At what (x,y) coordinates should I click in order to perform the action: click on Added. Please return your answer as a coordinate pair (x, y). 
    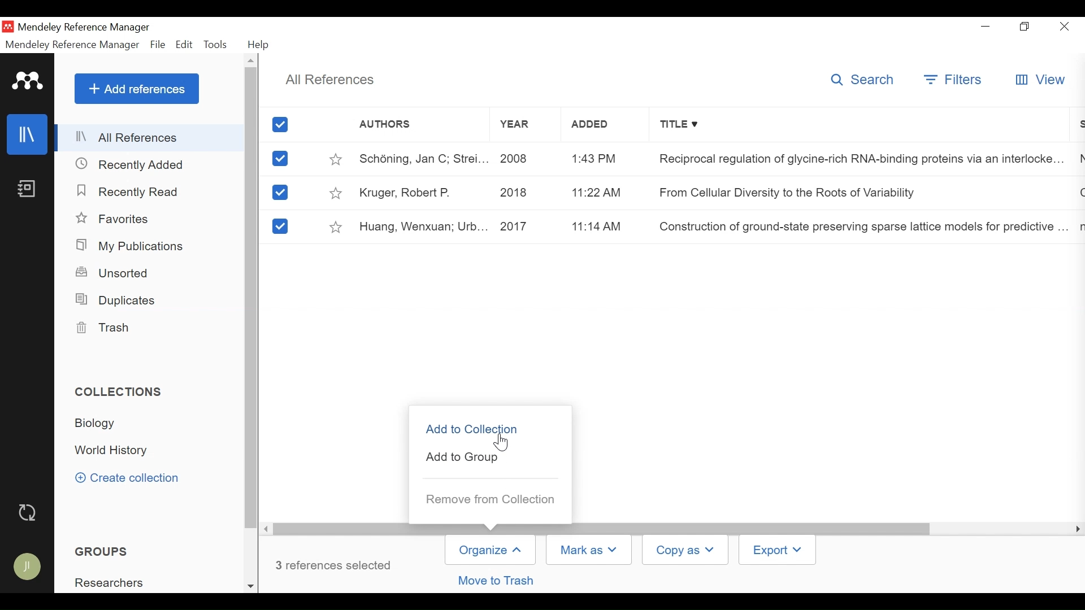
    Looking at the image, I should click on (598, 127).